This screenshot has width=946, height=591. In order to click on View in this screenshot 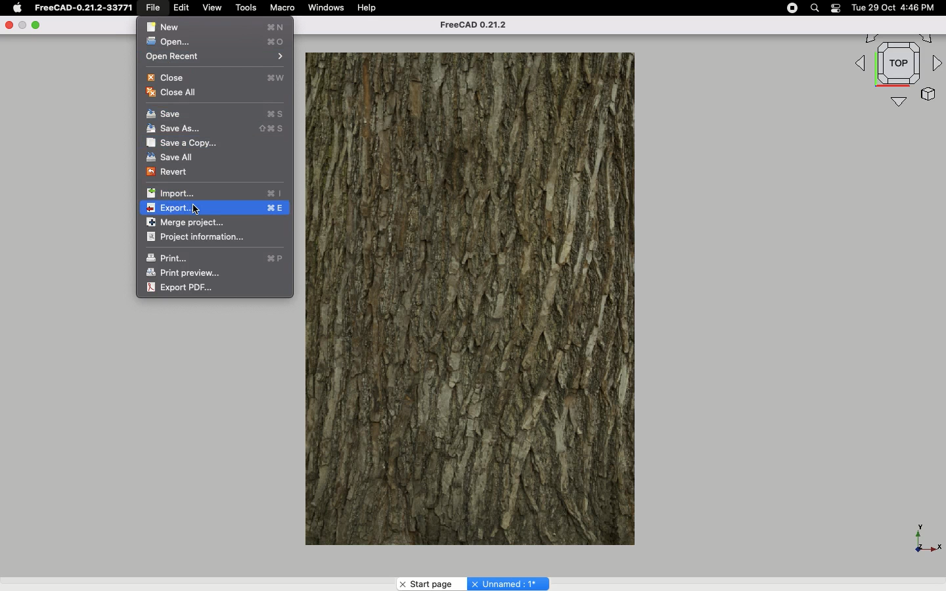, I will do `click(212, 8)`.